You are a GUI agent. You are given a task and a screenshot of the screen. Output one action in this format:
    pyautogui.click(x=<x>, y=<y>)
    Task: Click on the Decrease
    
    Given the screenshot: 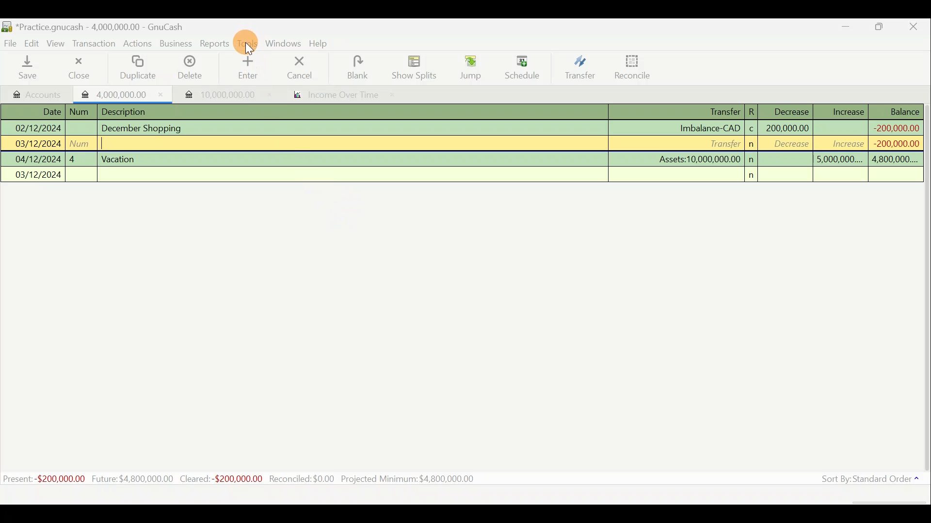 What is the action you would take?
    pyautogui.click(x=791, y=111)
    